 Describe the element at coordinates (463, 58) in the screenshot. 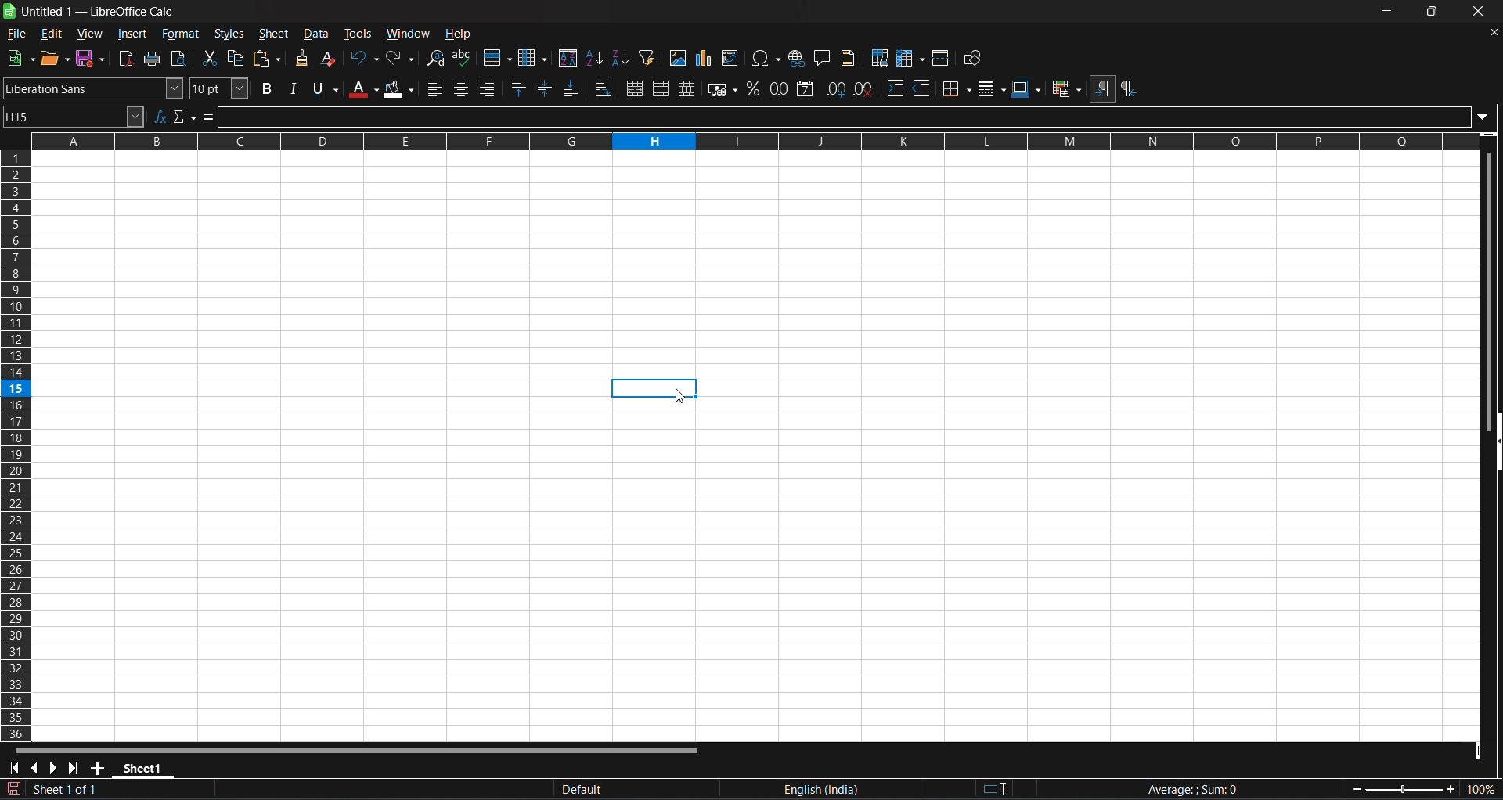

I see `spelling` at that location.